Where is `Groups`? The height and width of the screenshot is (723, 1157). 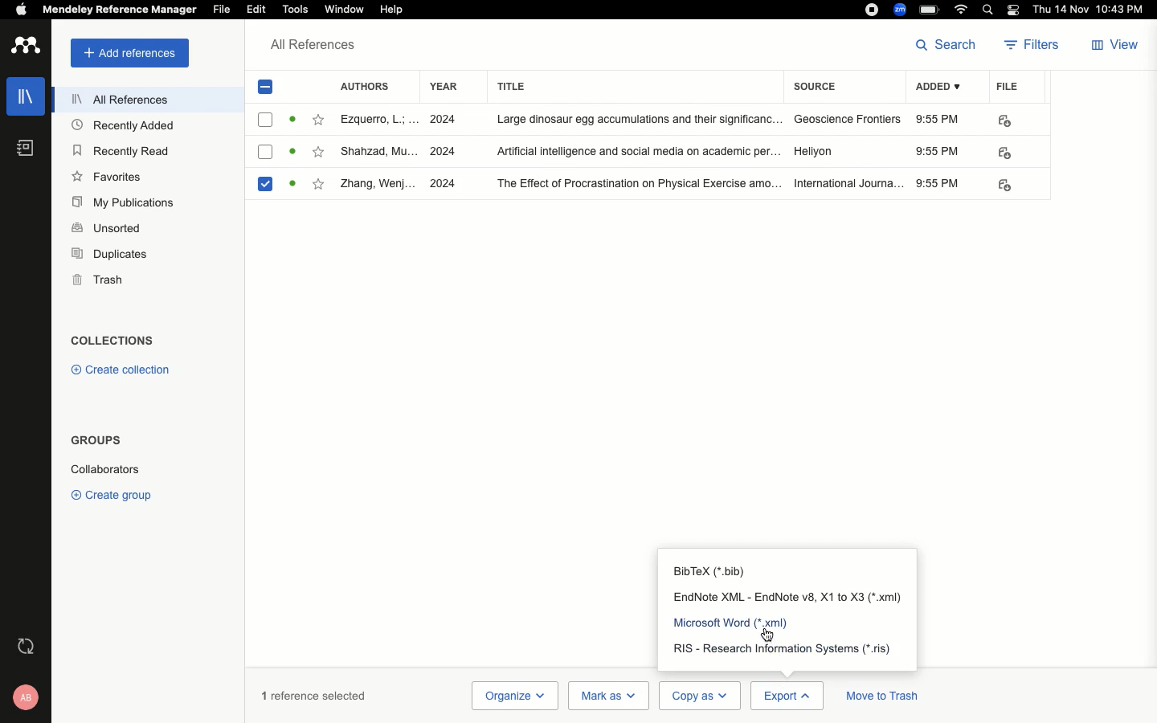 Groups is located at coordinates (95, 440).